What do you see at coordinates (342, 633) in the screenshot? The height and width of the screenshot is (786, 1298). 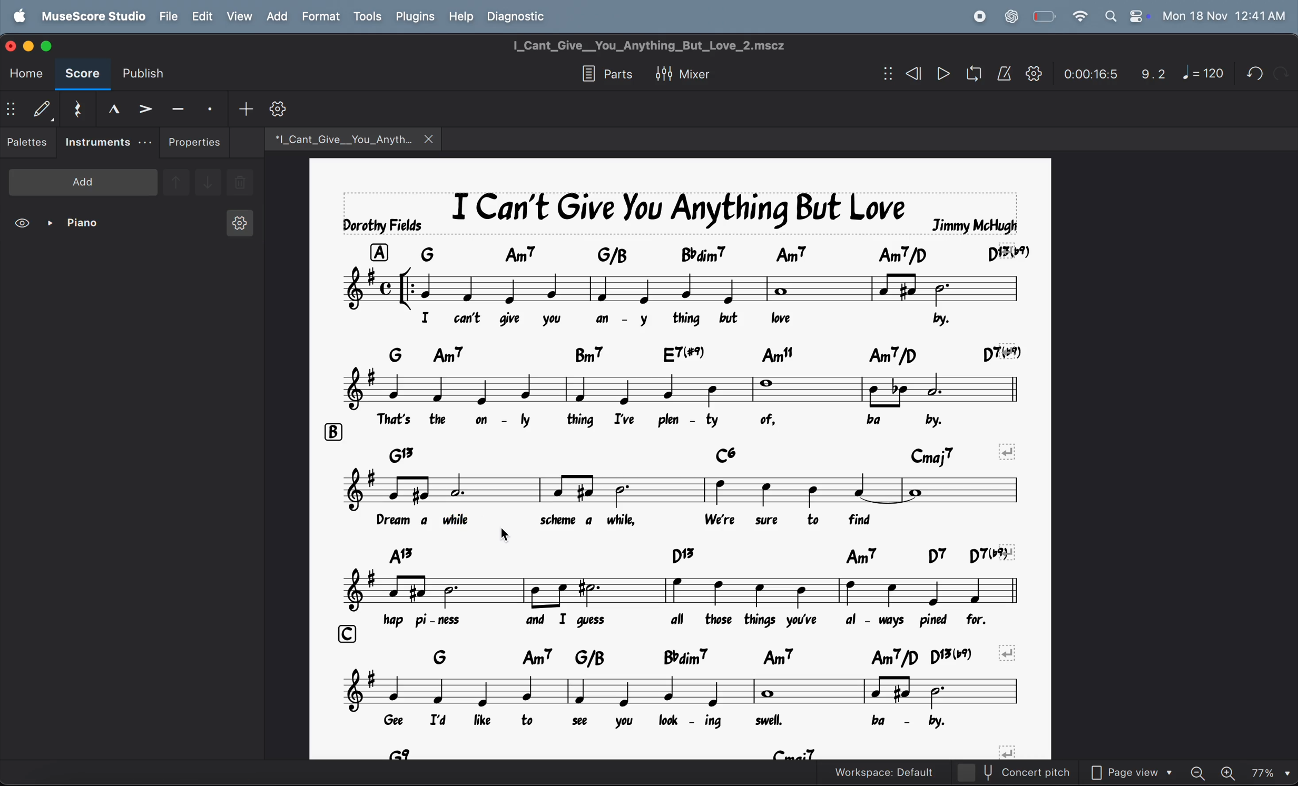 I see `row` at bounding box center [342, 633].